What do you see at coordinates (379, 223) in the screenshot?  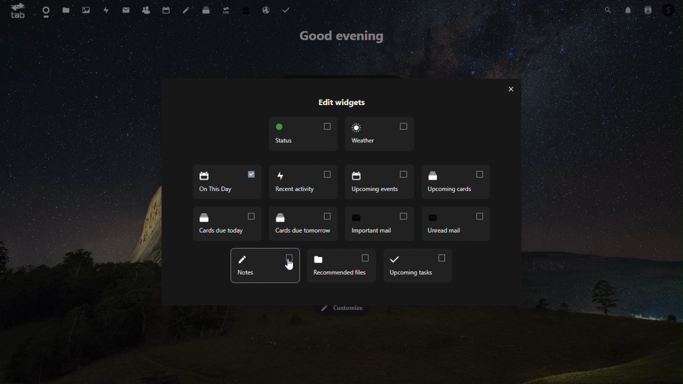 I see `unread mails` at bounding box center [379, 223].